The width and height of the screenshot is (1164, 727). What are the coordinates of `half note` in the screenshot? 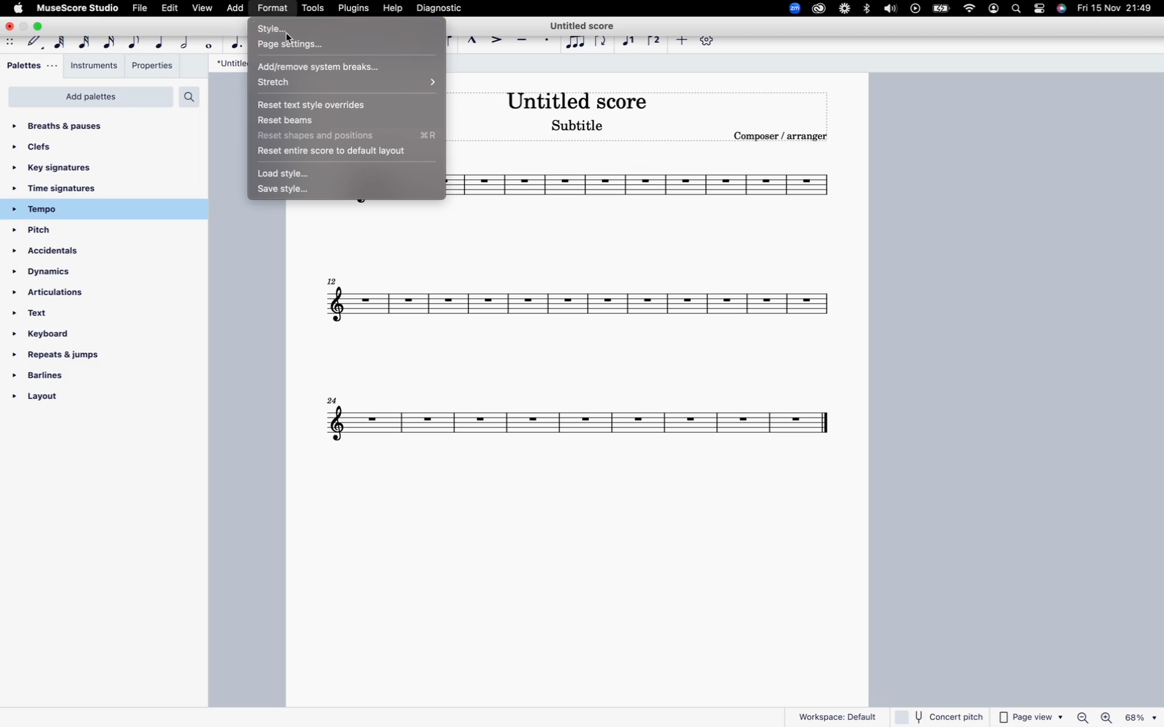 It's located at (186, 40).